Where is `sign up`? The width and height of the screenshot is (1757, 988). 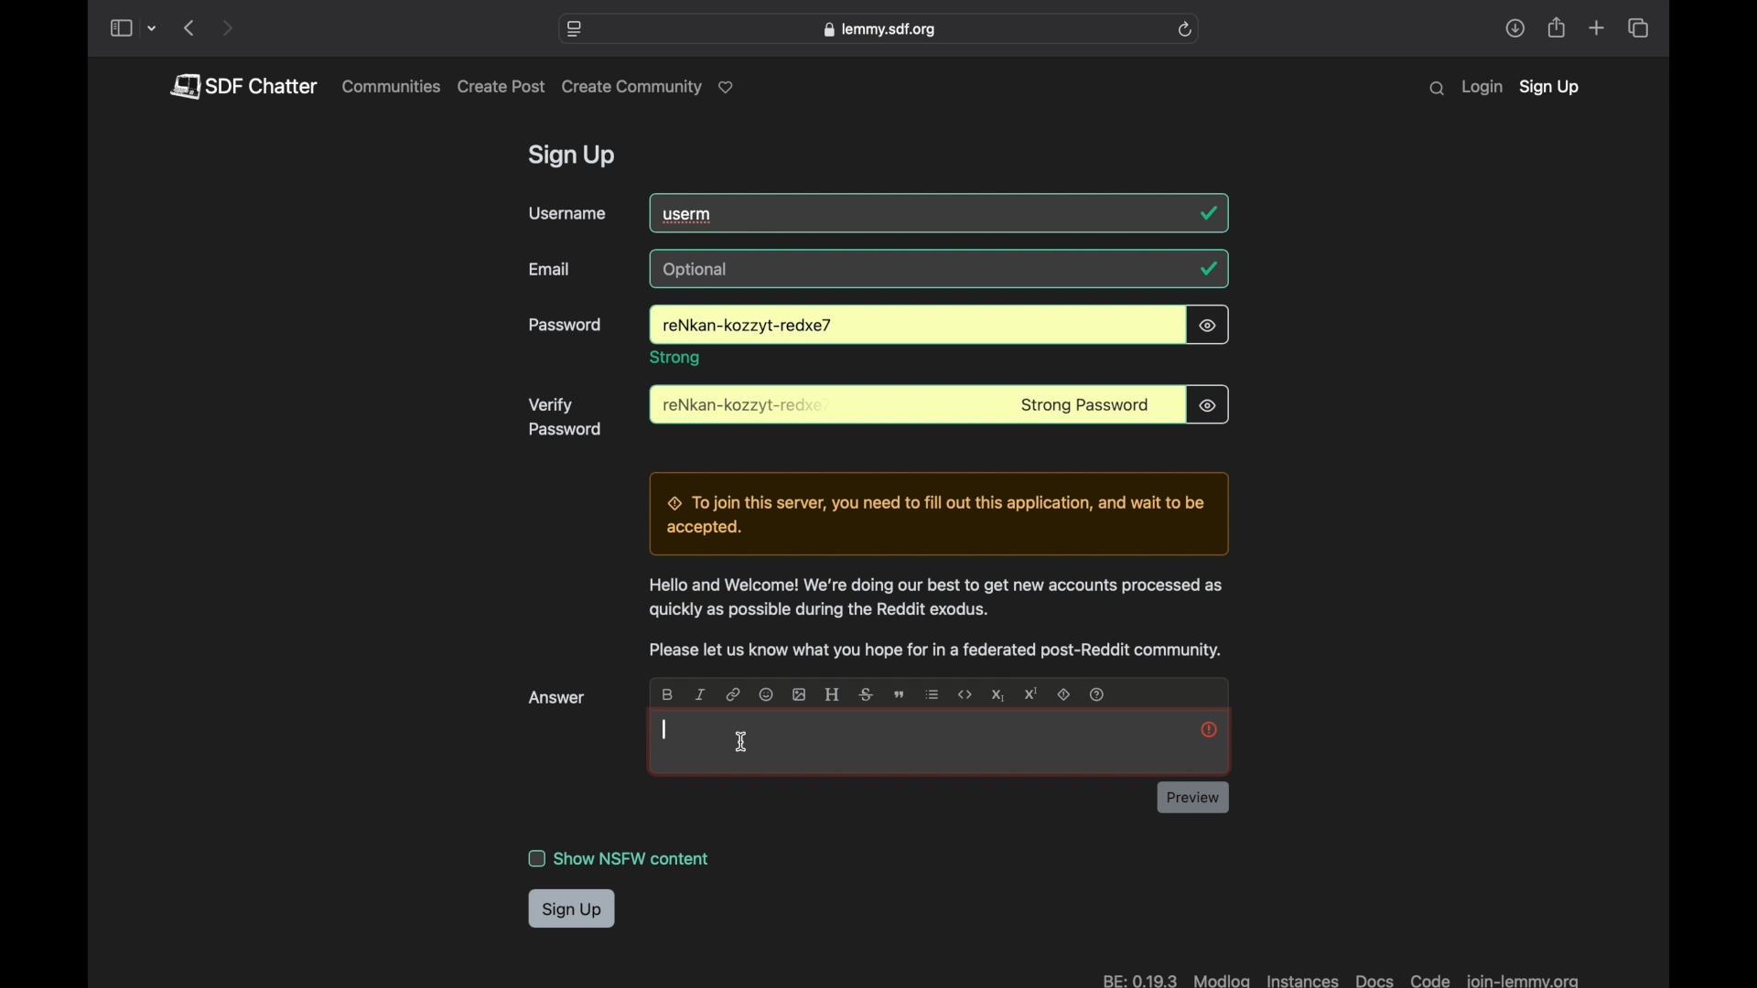 sign up is located at coordinates (1549, 89).